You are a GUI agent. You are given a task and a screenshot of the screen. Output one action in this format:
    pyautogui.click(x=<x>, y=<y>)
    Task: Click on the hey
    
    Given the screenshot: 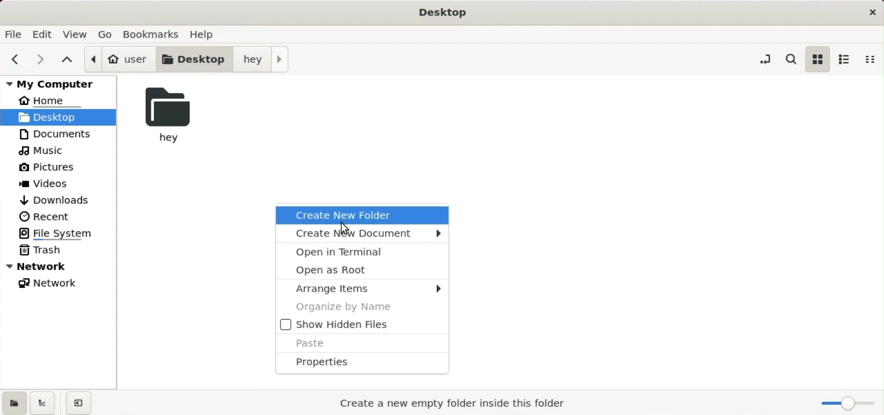 What is the action you would take?
    pyautogui.click(x=263, y=59)
    